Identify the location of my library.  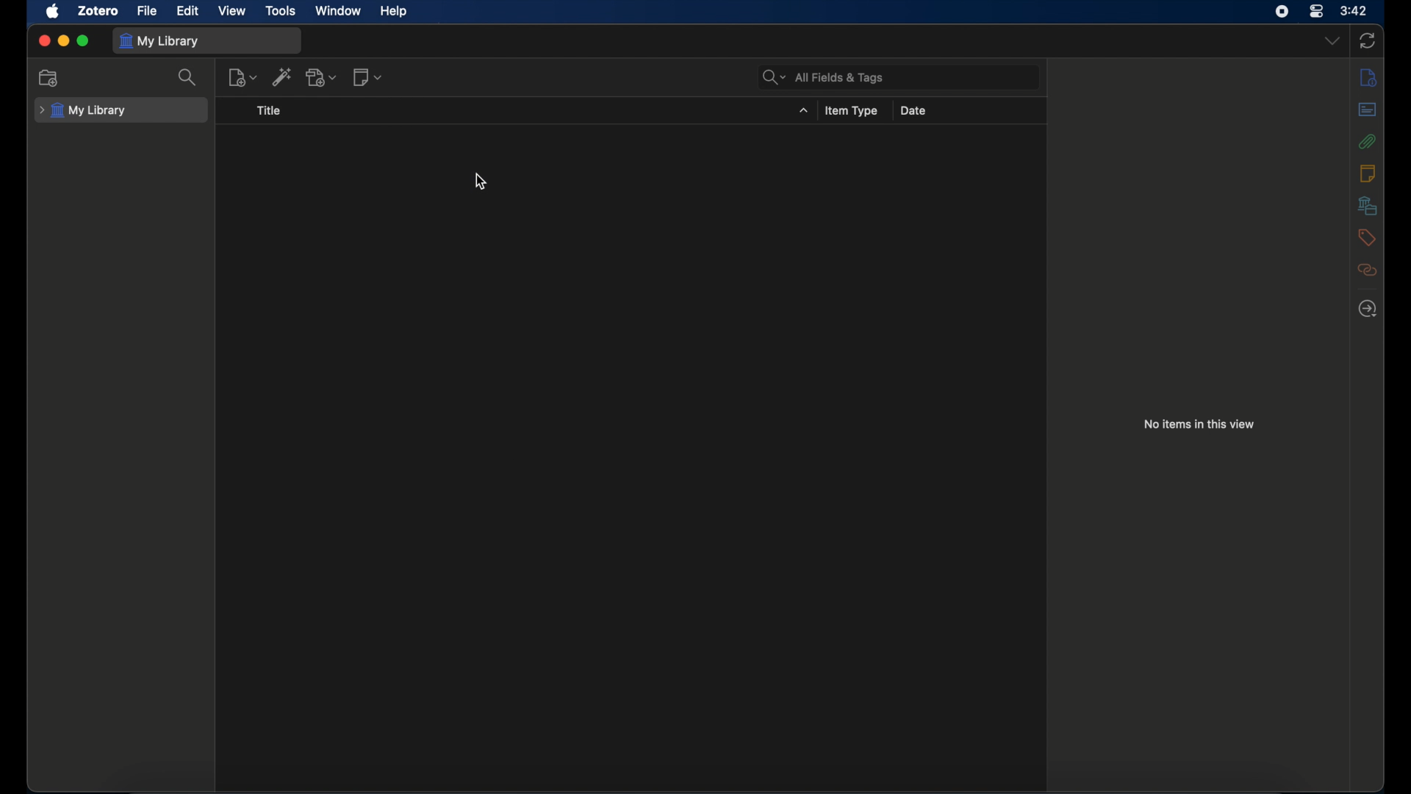
(82, 110).